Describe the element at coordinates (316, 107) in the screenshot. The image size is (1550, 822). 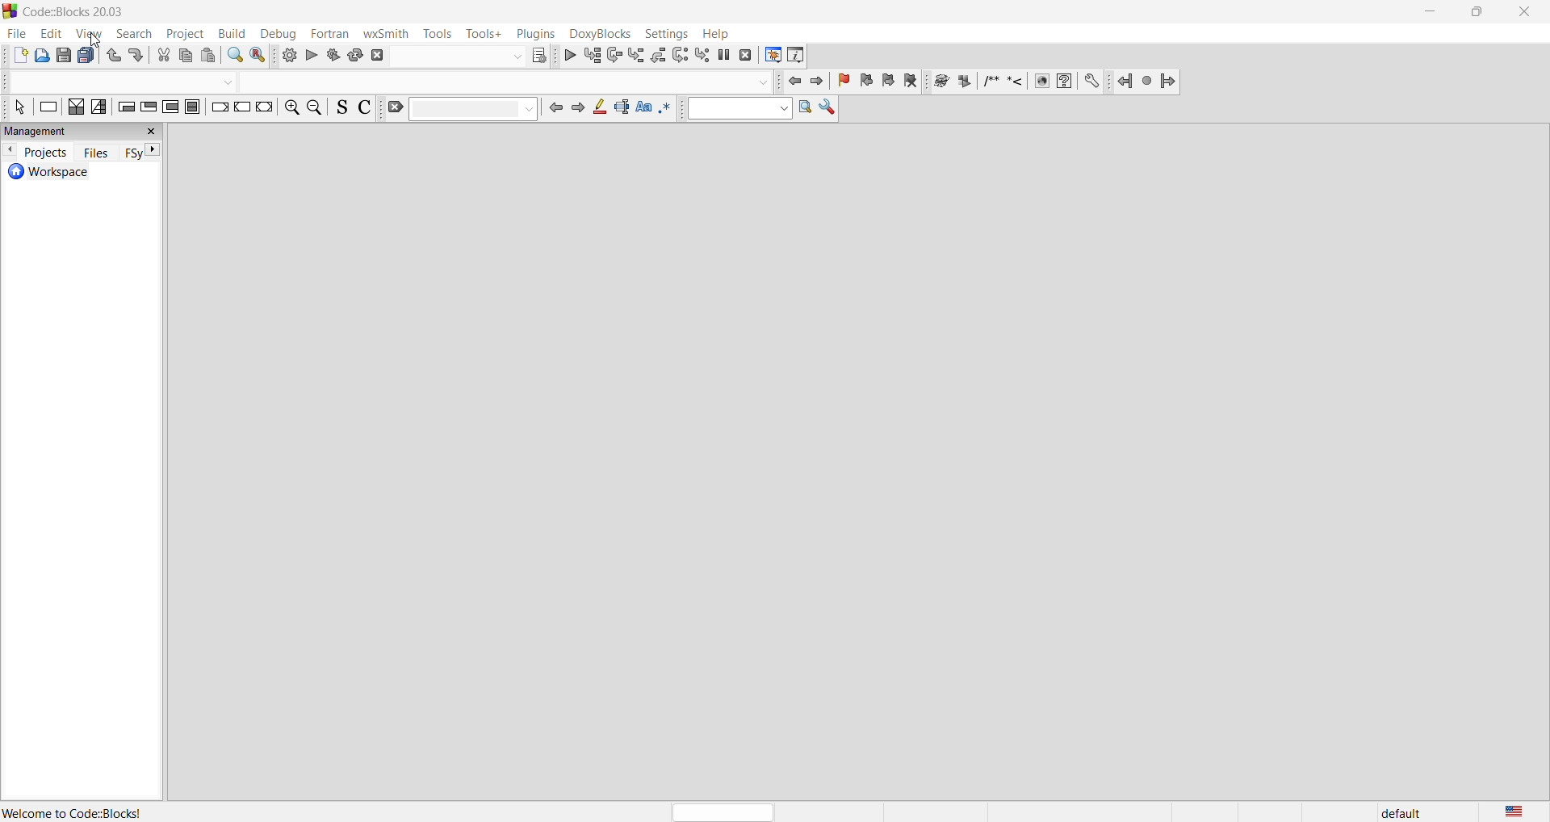
I see `zoom out` at that location.